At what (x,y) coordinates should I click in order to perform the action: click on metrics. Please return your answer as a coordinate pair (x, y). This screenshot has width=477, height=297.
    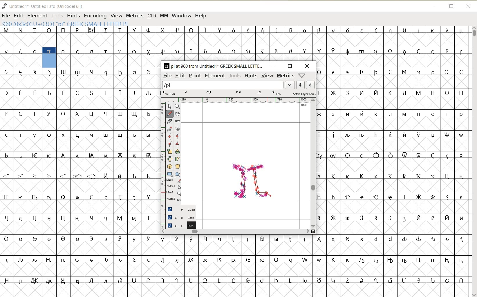
    Looking at the image, I should click on (286, 76).